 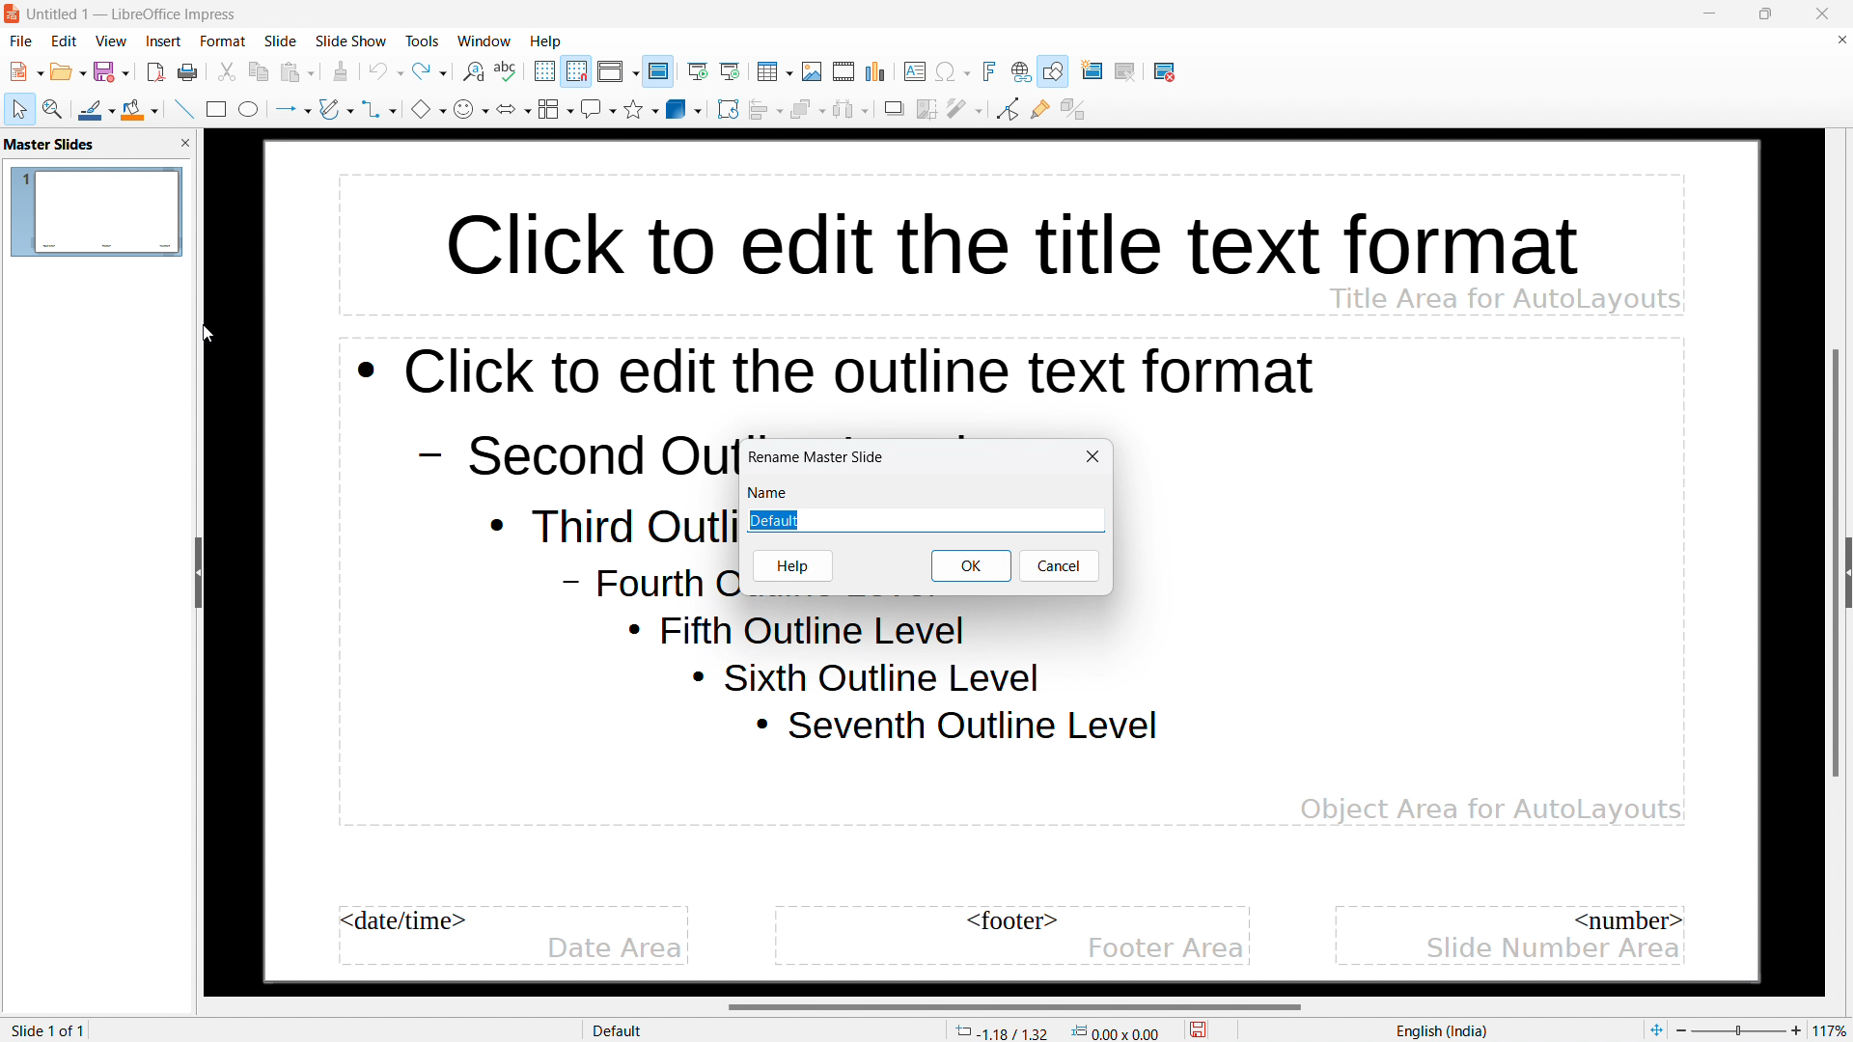 What do you see at coordinates (895, 108) in the screenshot?
I see `shadow` at bounding box center [895, 108].